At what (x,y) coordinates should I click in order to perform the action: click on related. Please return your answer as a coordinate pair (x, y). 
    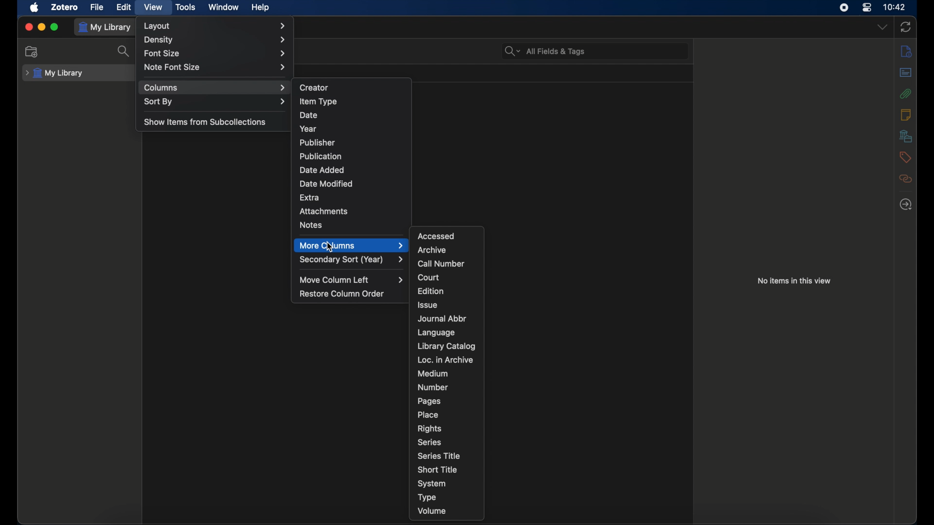
    Looking at the image, I should click on (905, 178).